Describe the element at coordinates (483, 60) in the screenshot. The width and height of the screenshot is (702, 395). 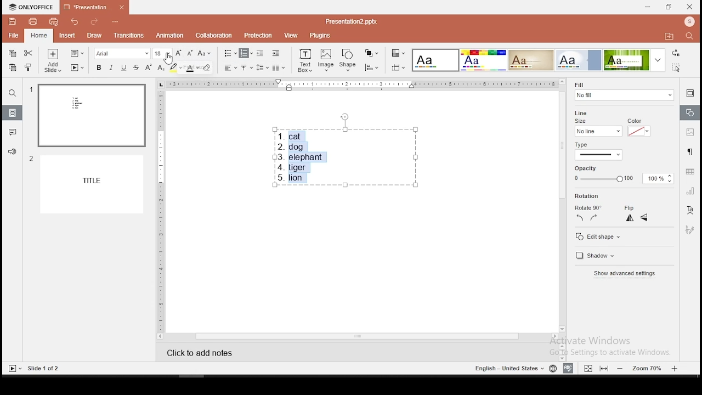
I see `theme ` at that location.